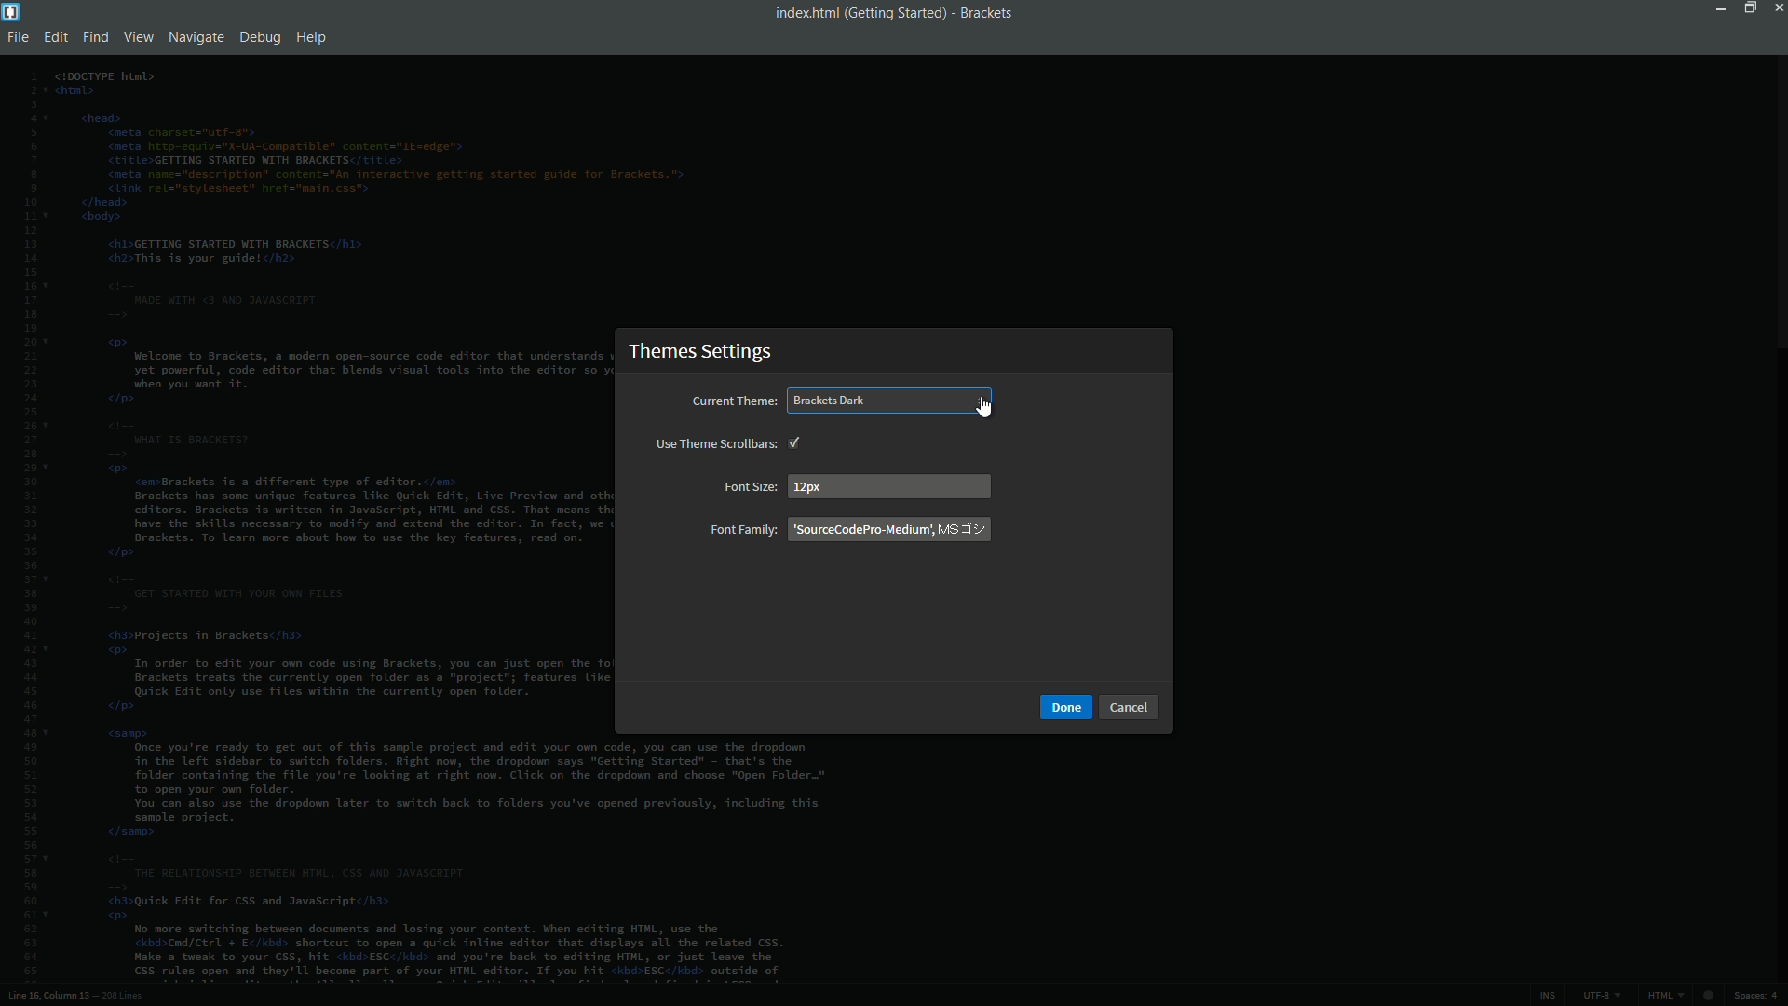 The width and height of the screenshot is (1788, 1006). What do you see at coordinates (50, 997) in the screenshot?
I see `cursor position` at bounding box center [50, 997].